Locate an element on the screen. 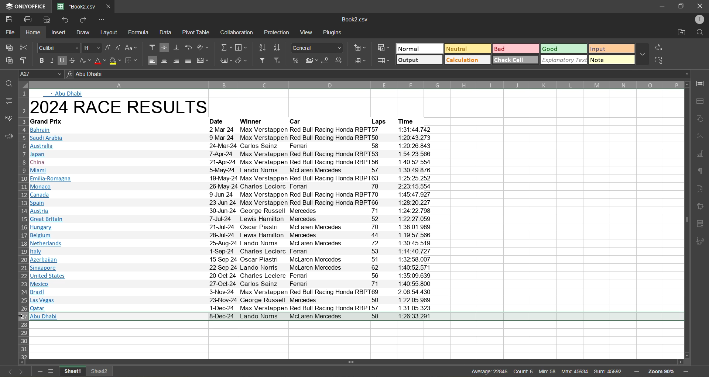  insert cells  is located at coordinates (360, 48).